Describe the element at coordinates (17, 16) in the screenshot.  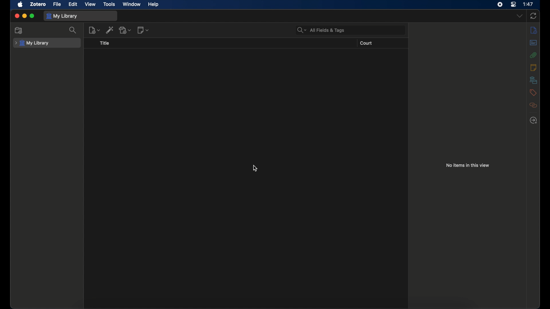
I see `close` at that location.